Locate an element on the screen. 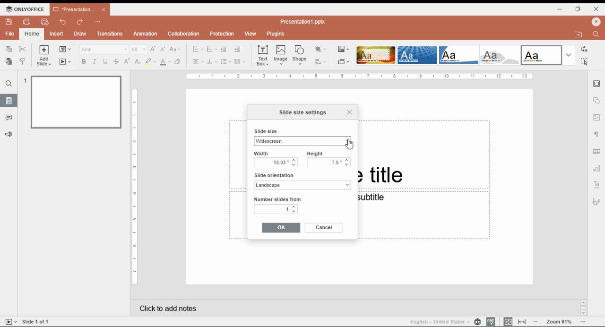  save is located at coordinates (9, 22).